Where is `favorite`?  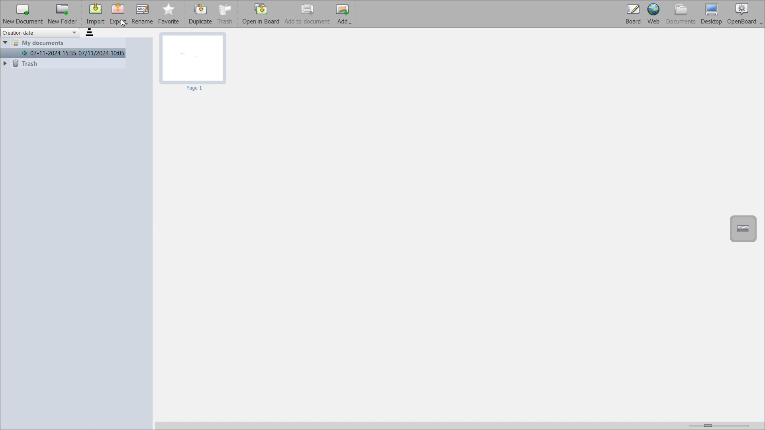
favorite is located at coordinates (169, 14).